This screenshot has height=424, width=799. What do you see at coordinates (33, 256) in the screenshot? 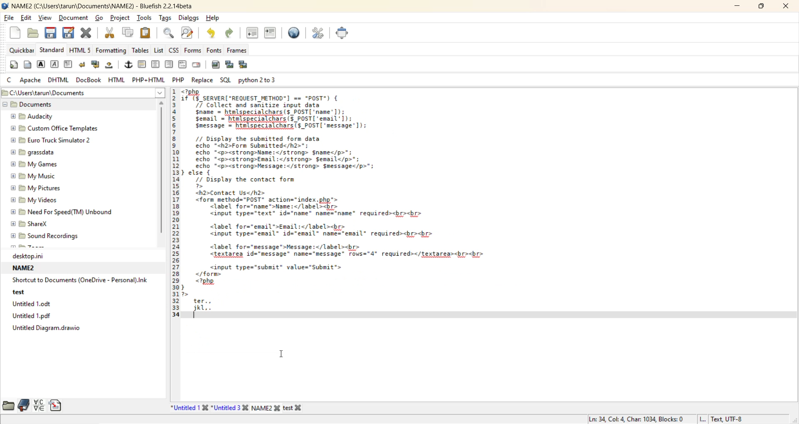
I see `desktop.ini` at bounding box center [33, 256].